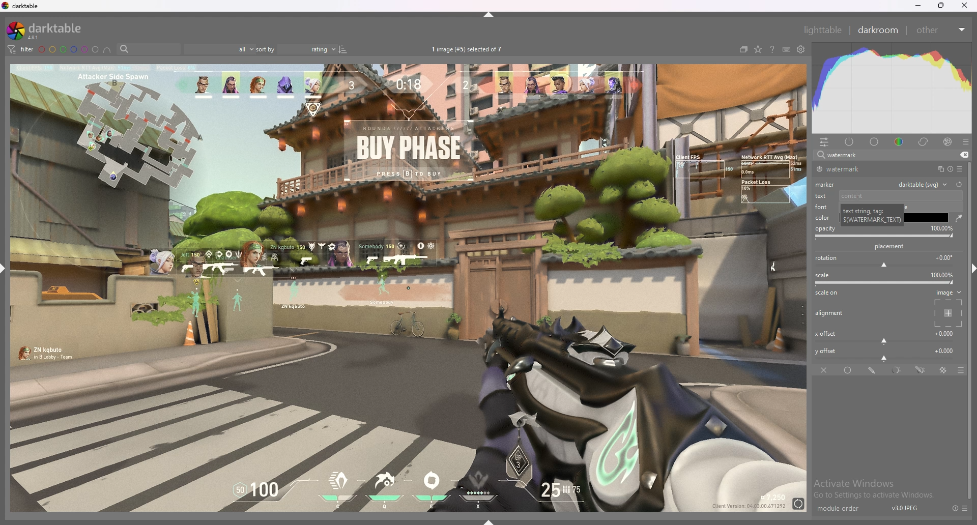  What do you see at coordinates (940, 30) in the screenshot?
I see `other` at bounding box center [940, 30].